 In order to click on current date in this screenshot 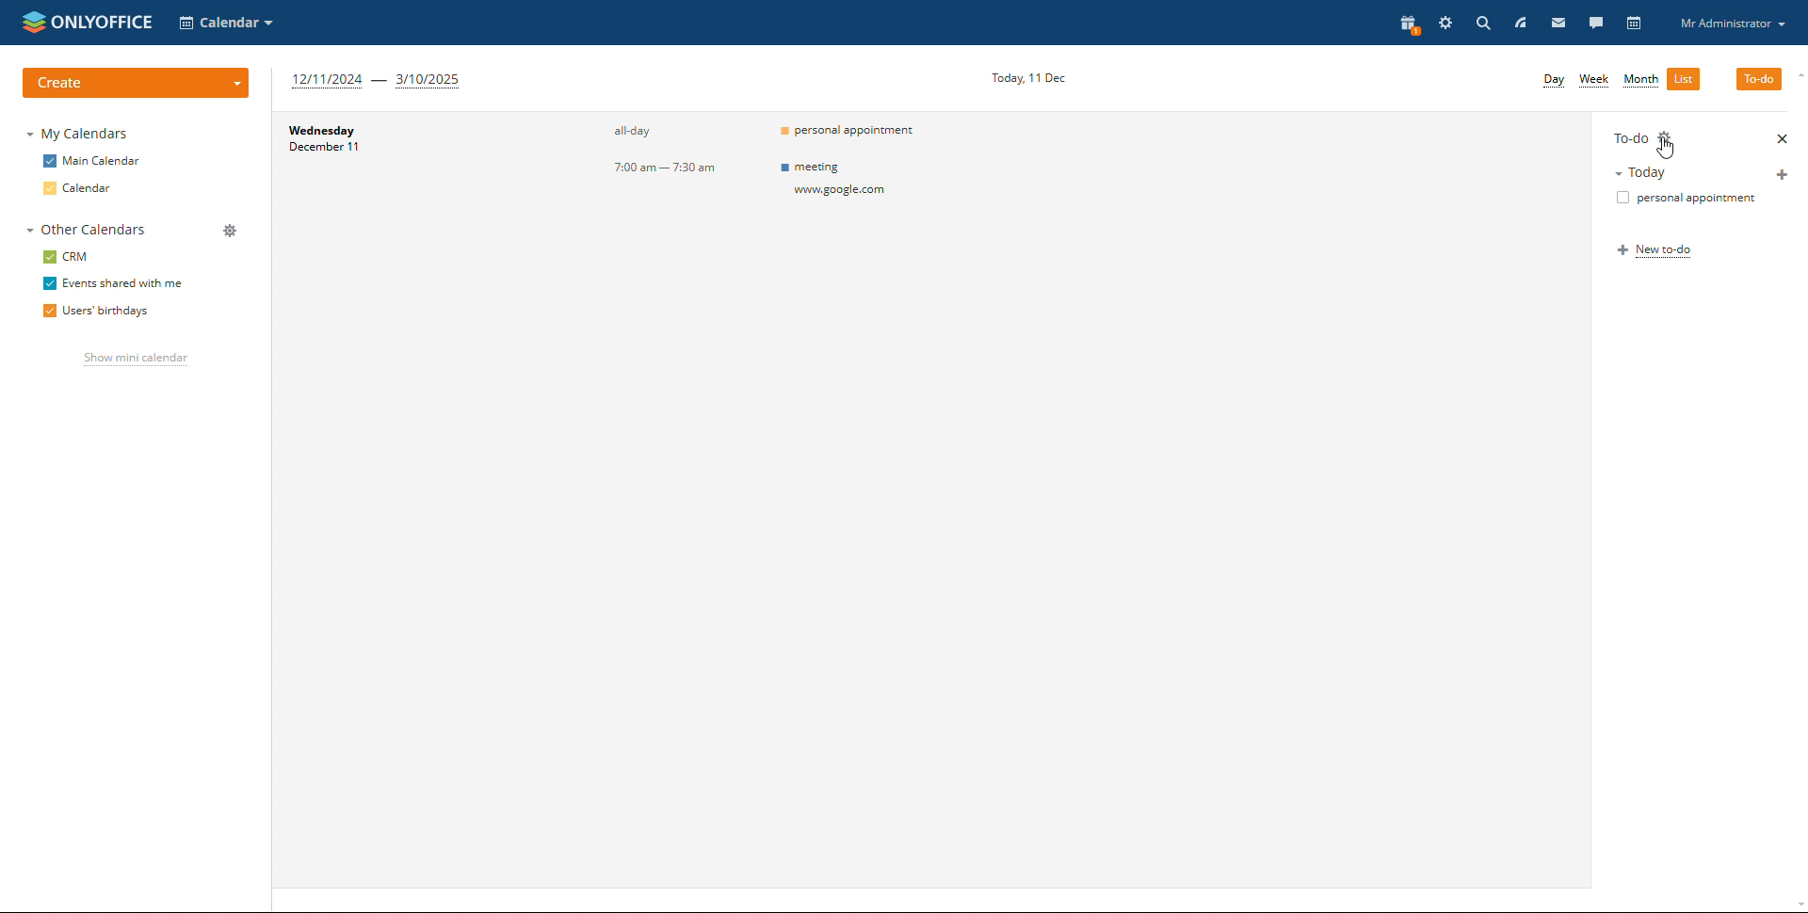, I will do `click(1029, 77)`.